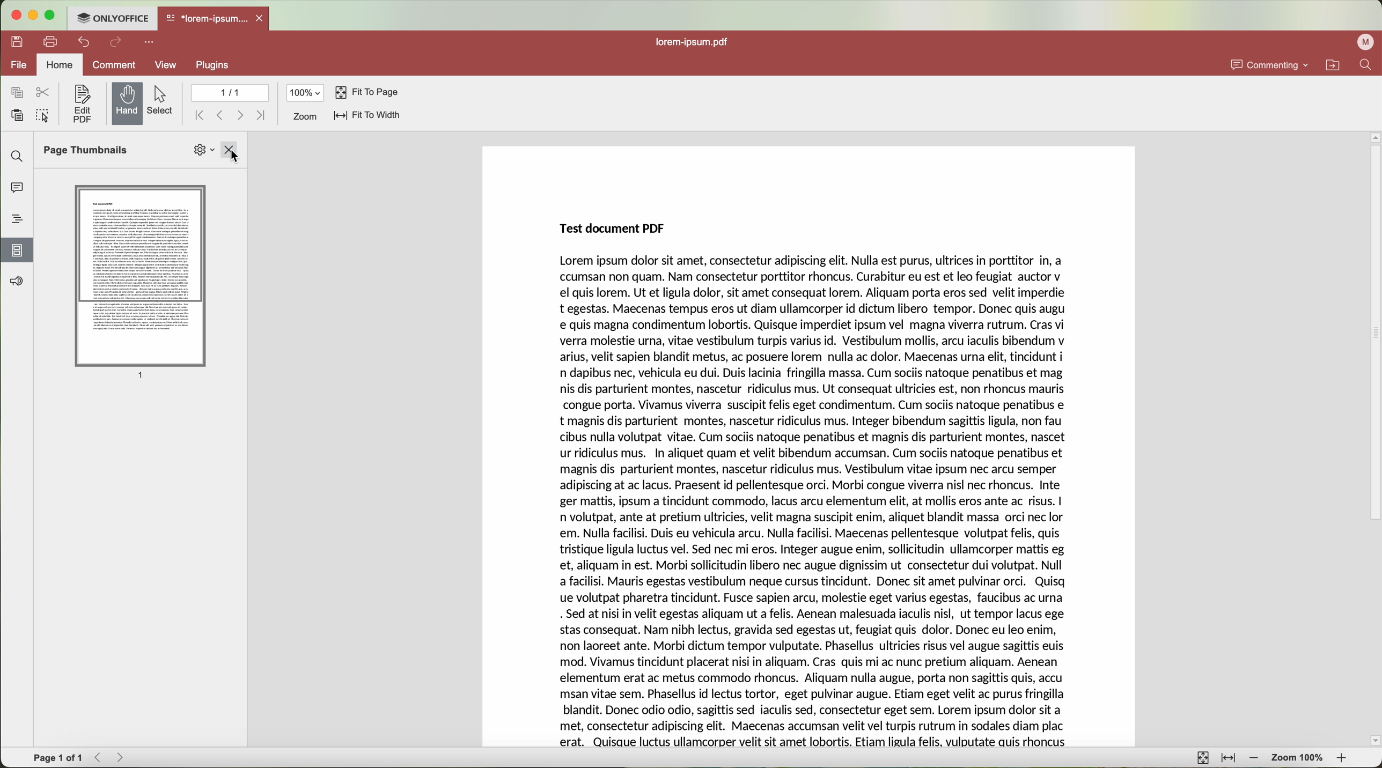 The height and width of the screenshot is (768, 1382). I want to click on zoom 100%, so click(1299, 758).